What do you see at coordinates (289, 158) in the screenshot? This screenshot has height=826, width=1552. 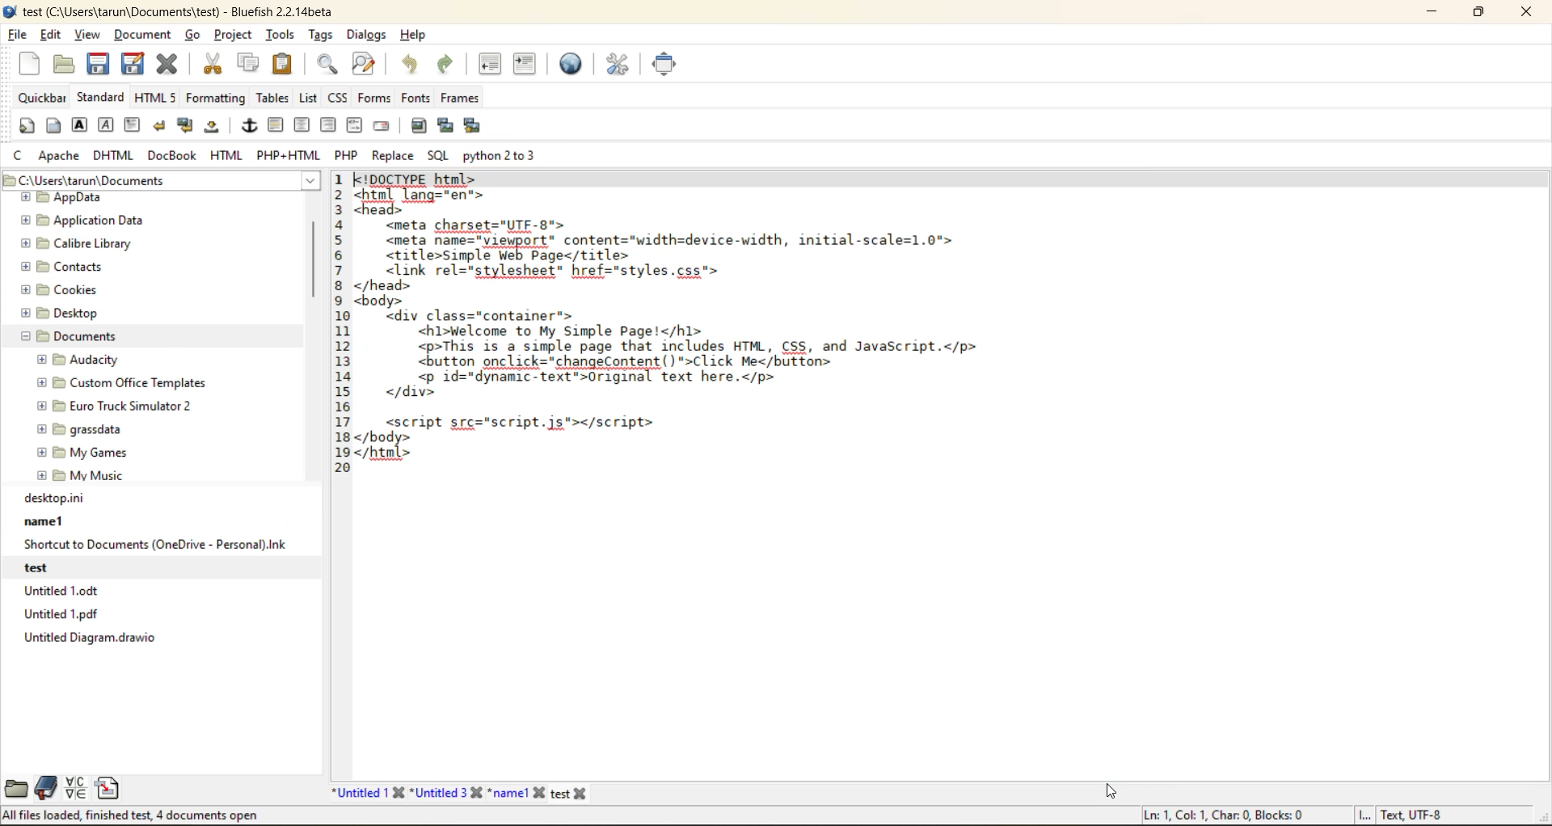 I see `php + html` at bounding box center [289, 158].